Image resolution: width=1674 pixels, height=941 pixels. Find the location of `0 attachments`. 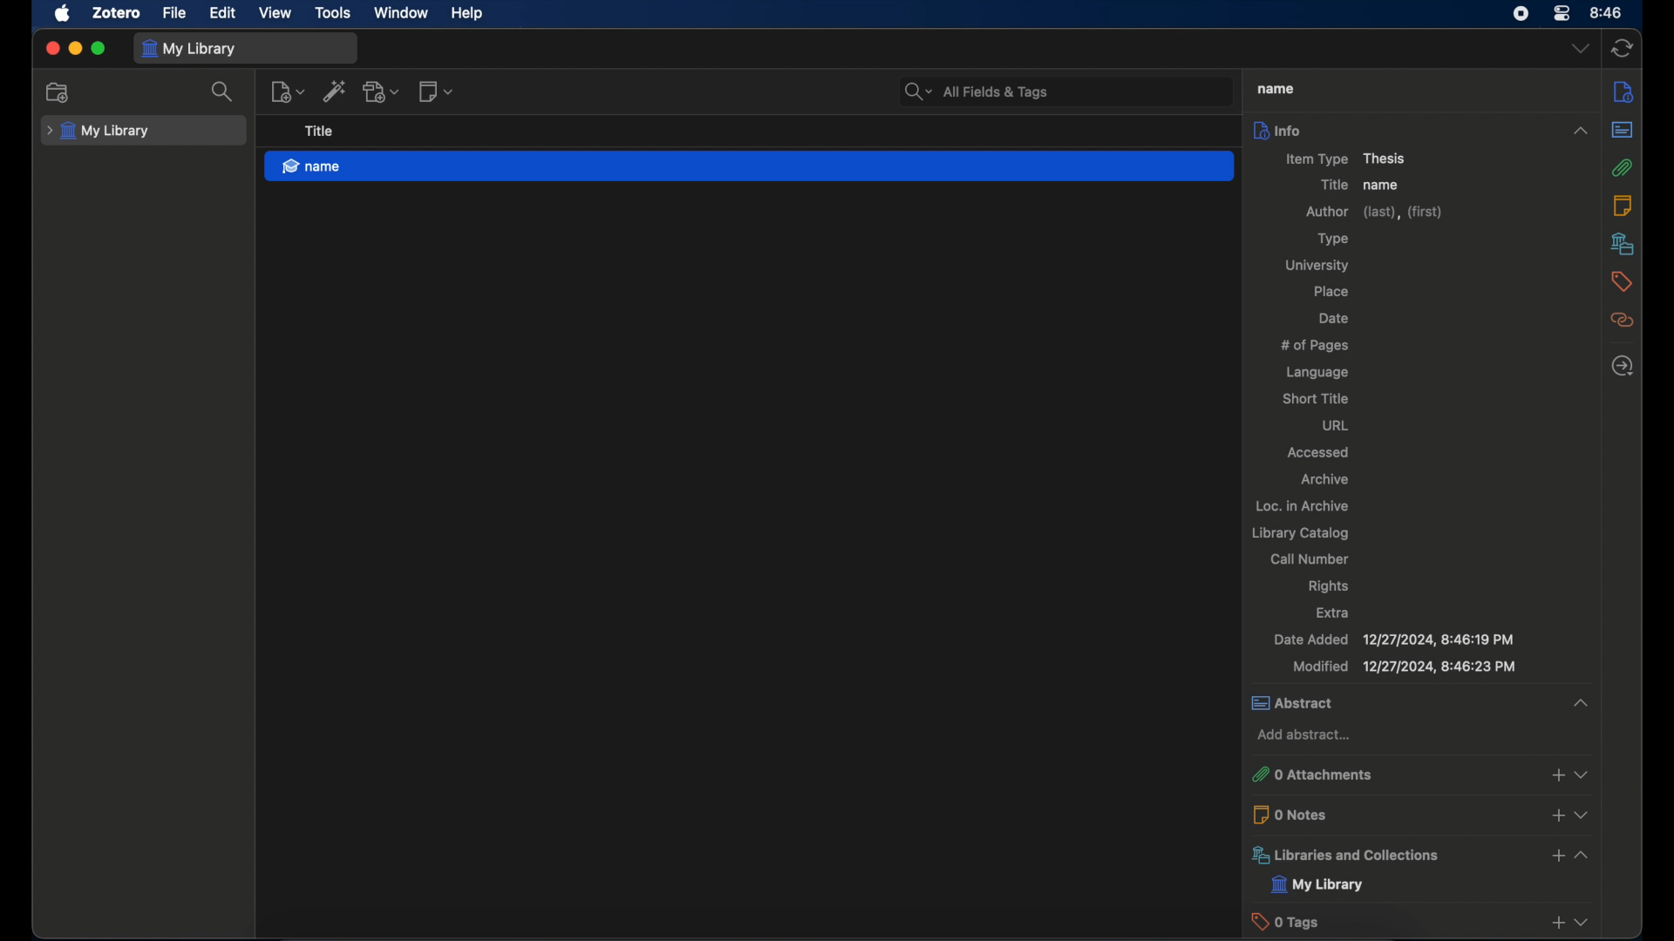

0 attachments is located at coordinates (1390, 775).